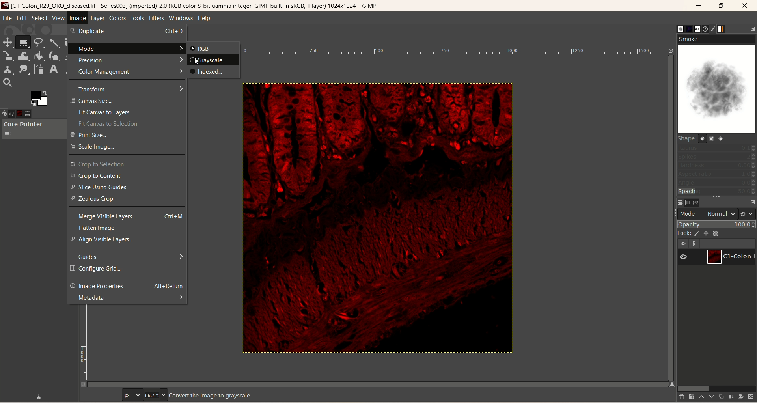 The height and width of the screenshot is (403, 757). Describe the element at coordinates (25, 42) in the screenshot. I see `rectangle select tool` at that location.